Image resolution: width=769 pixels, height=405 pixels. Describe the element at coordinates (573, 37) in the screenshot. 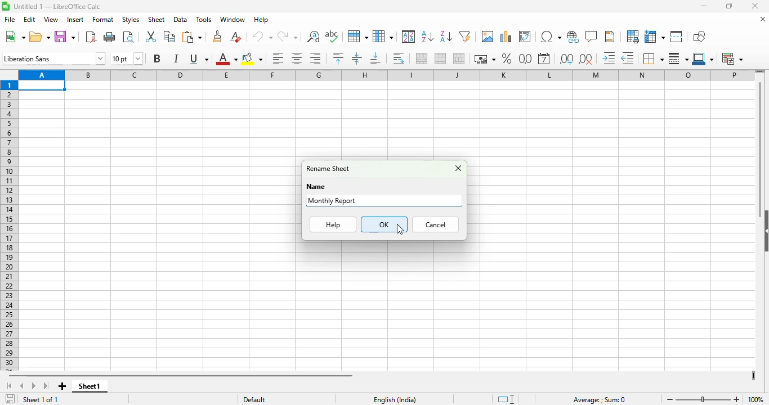

I see `insert hyperlink` at that location.